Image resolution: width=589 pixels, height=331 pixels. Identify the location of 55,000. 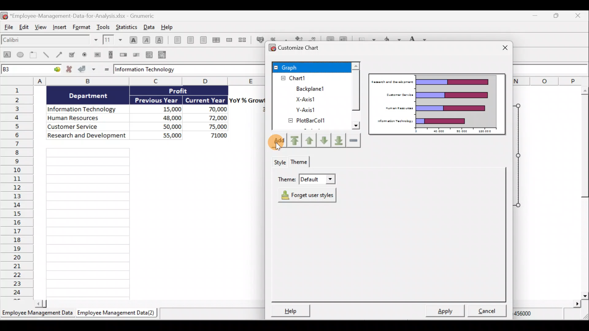
(164, 135).